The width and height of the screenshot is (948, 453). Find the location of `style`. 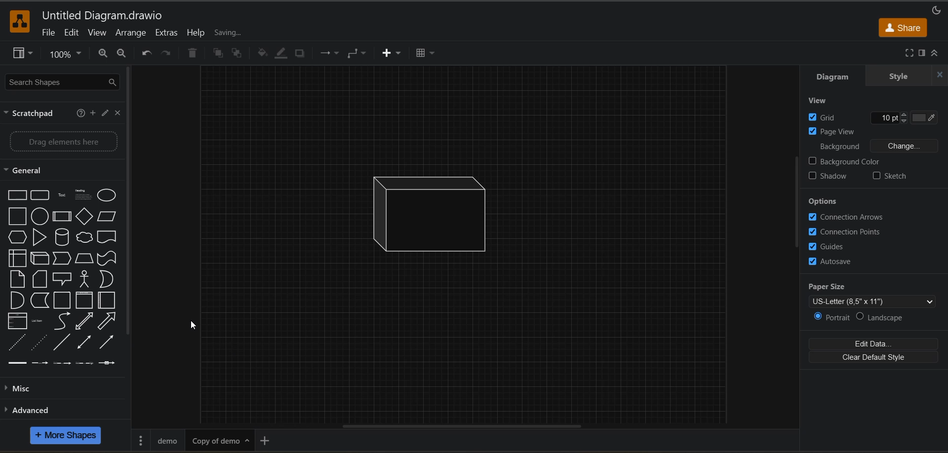

style is located at coordinates (901, 77).